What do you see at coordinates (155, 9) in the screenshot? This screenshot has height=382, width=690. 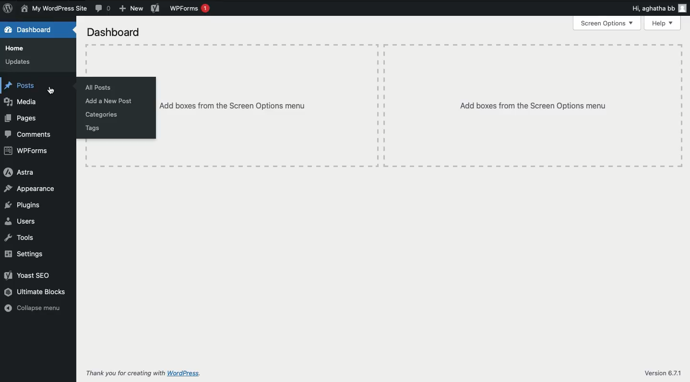 I see `Yoast` at bounding box center [155, 9].